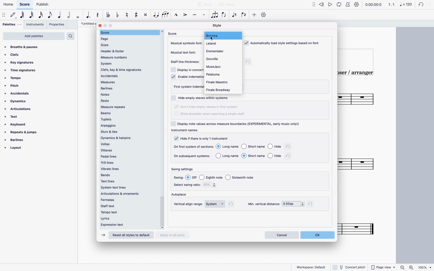  What do you see at coordinates (50, 16) in the screenshot?
I see `eighth note` at bounding box center [50, 16].